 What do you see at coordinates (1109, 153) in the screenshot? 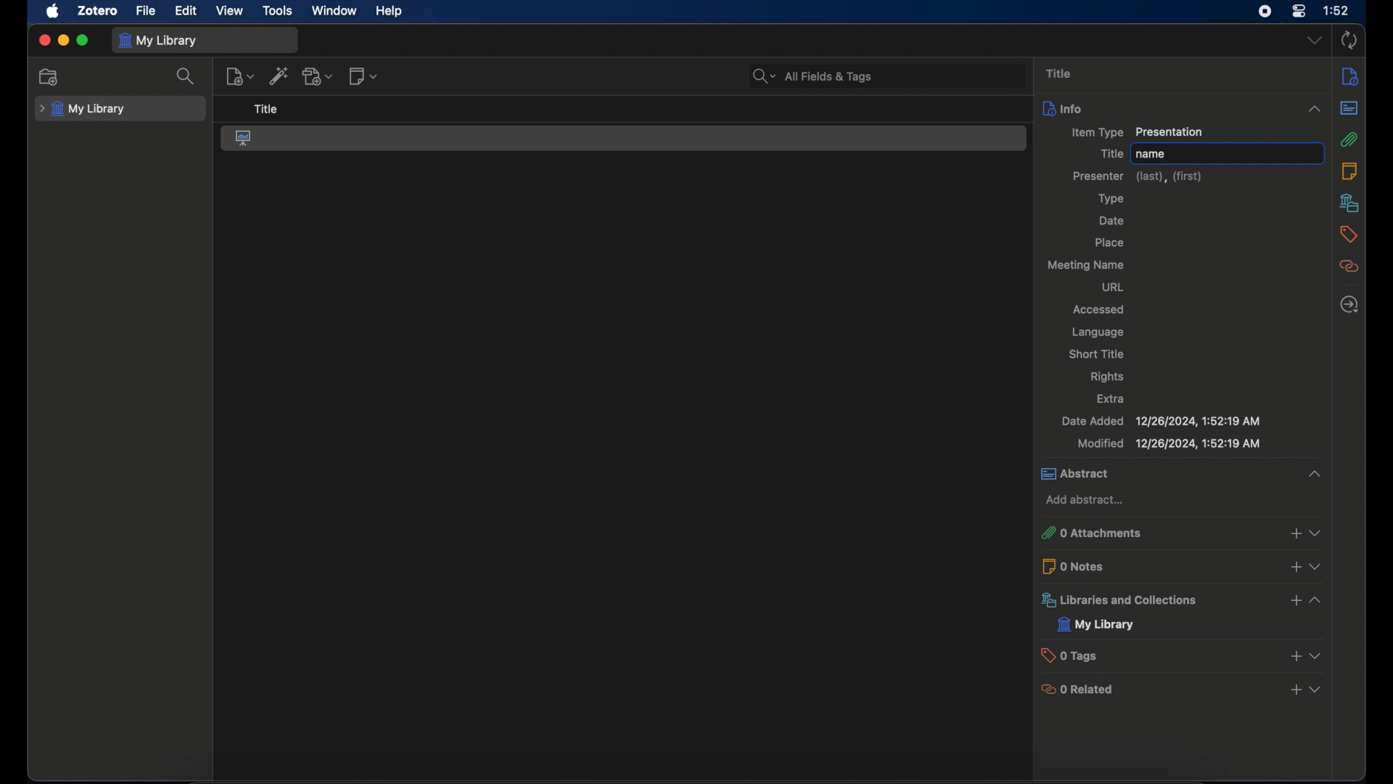
I see `title` at bounding box center [1109, 153].